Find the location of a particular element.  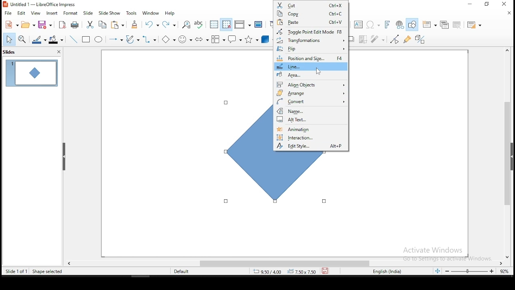

transformations is located at coordinates (311, 40).